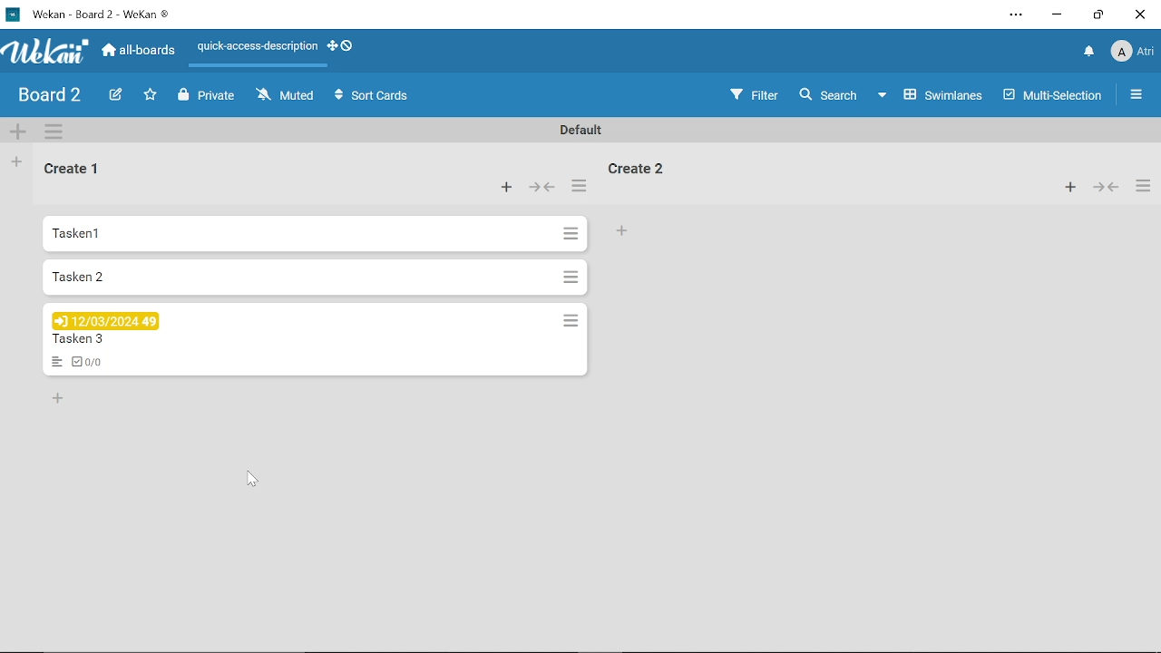 Image resolution: width=1161 pixels, height=653 pixels. What do you see at coordinates (204, 94) in the screenshot?
I see `Private` at bounding box center [204, 94].